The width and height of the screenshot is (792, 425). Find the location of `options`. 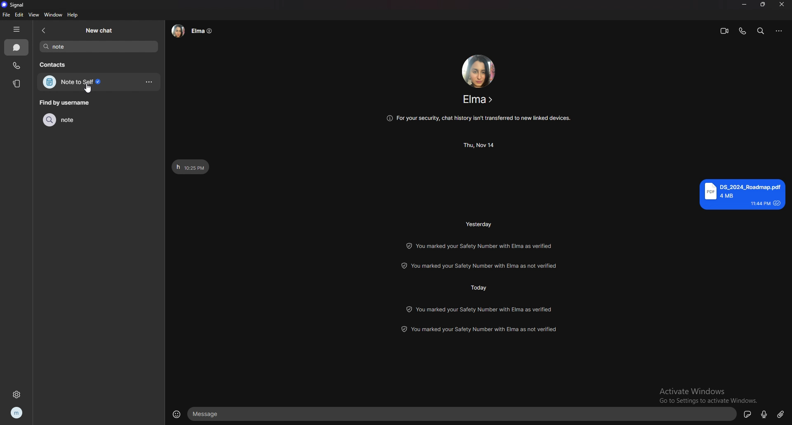

options is located at coordinates (149, 82).